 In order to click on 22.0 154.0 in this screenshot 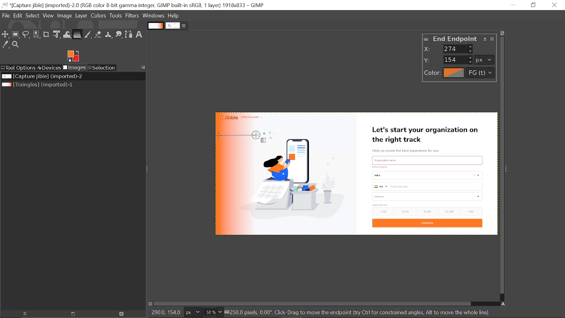, I will do `click(169, 311)`.